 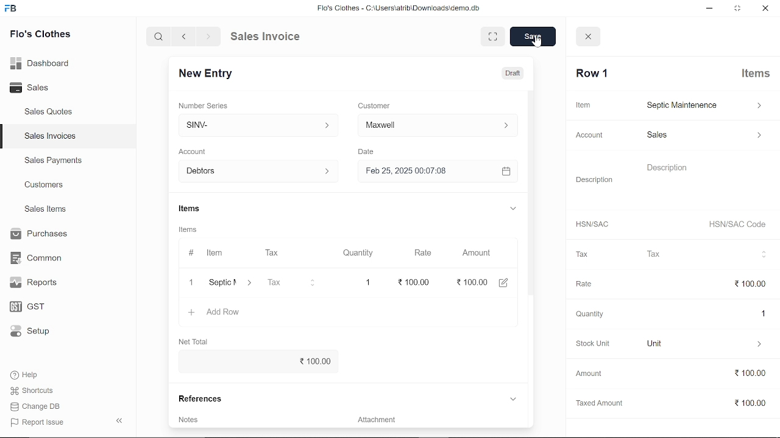 What do you see at coordinates (706, 344) in the screenshot?
I see `unit` at bounding box center [706, 344].